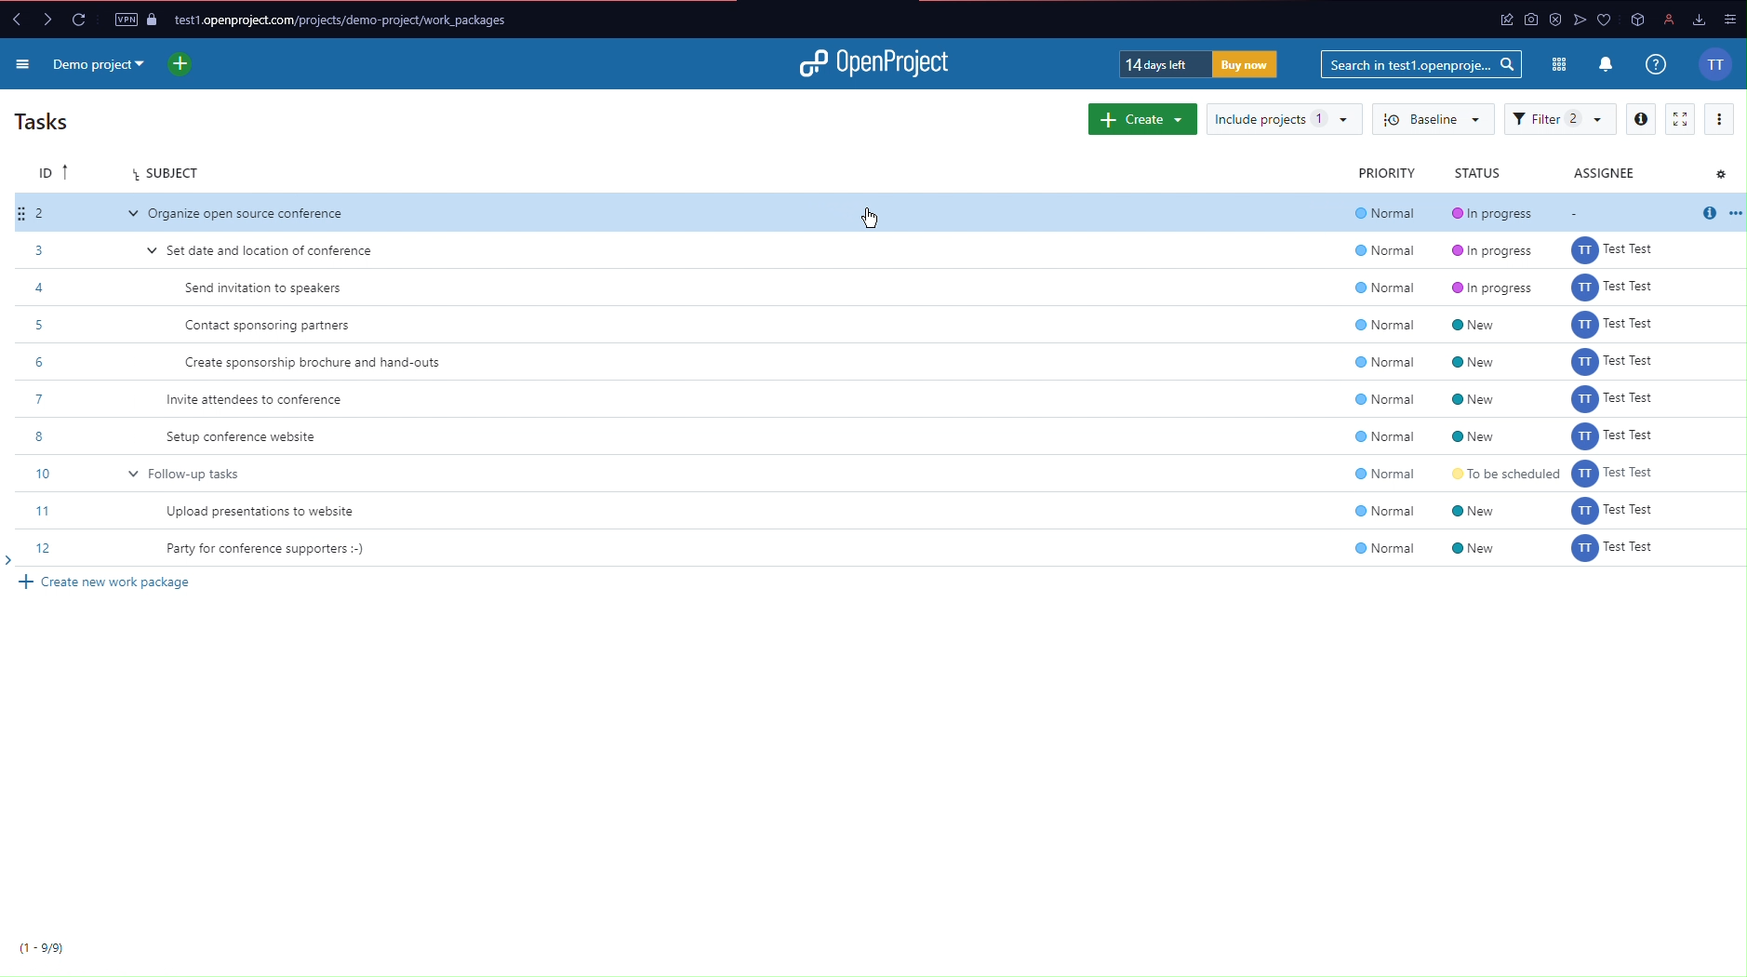  Describe the element at coordinates (1723, 174) in the screenshot. I see `Settings` at that location.